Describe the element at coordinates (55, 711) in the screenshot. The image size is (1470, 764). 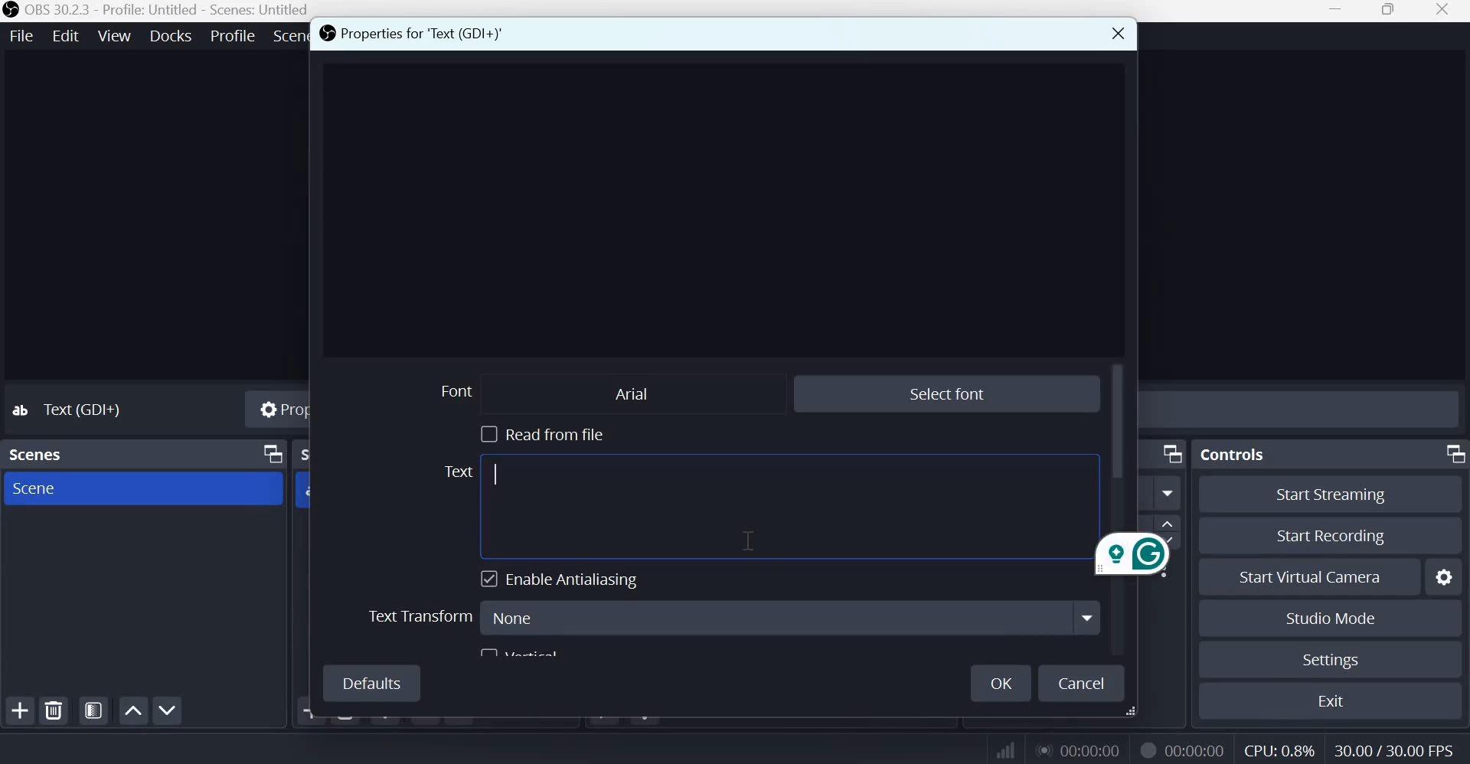
I see `Remove selected scene` at that location.